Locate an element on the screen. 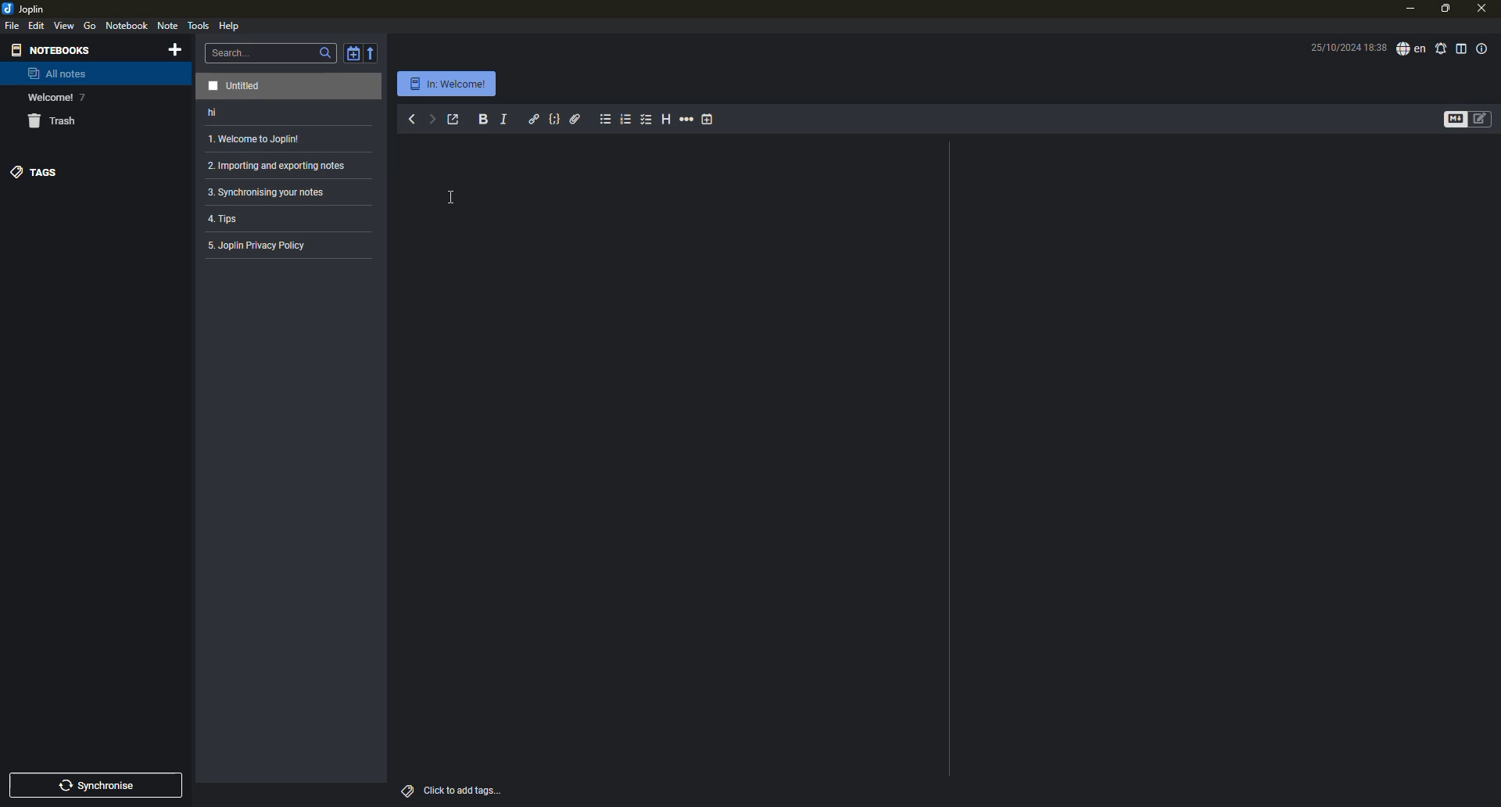 Image resolution: width=1501 pixels, height=807 pixels. synchronise is located at coordinates (101, 784).